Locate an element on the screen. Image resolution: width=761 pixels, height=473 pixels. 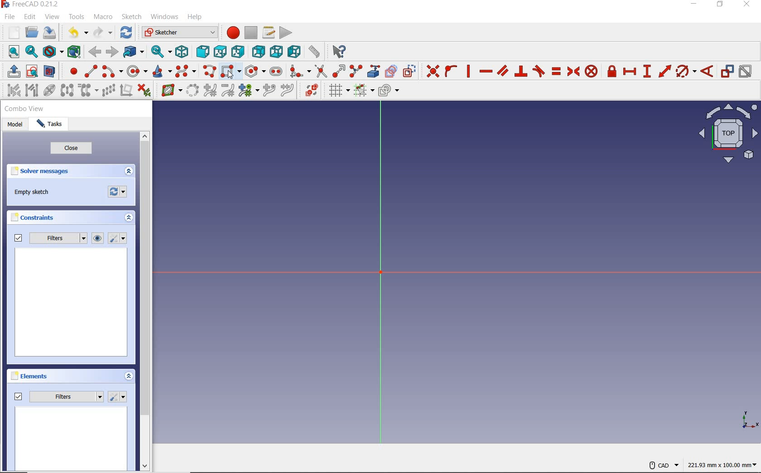
view section is located at coordinates (51, 72).